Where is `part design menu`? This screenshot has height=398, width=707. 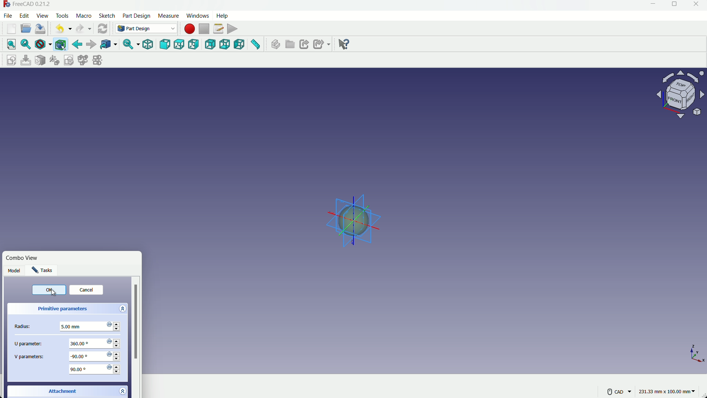 part design menu is located at coordinates (137, 17).